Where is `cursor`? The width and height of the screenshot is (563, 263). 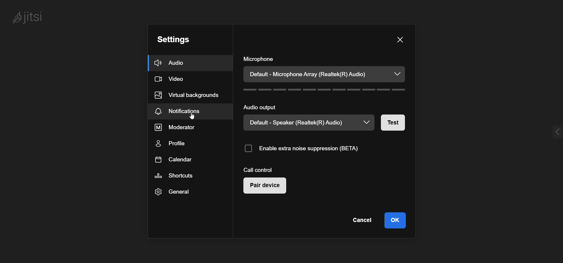
cursor is located at coordinates (194, 118).